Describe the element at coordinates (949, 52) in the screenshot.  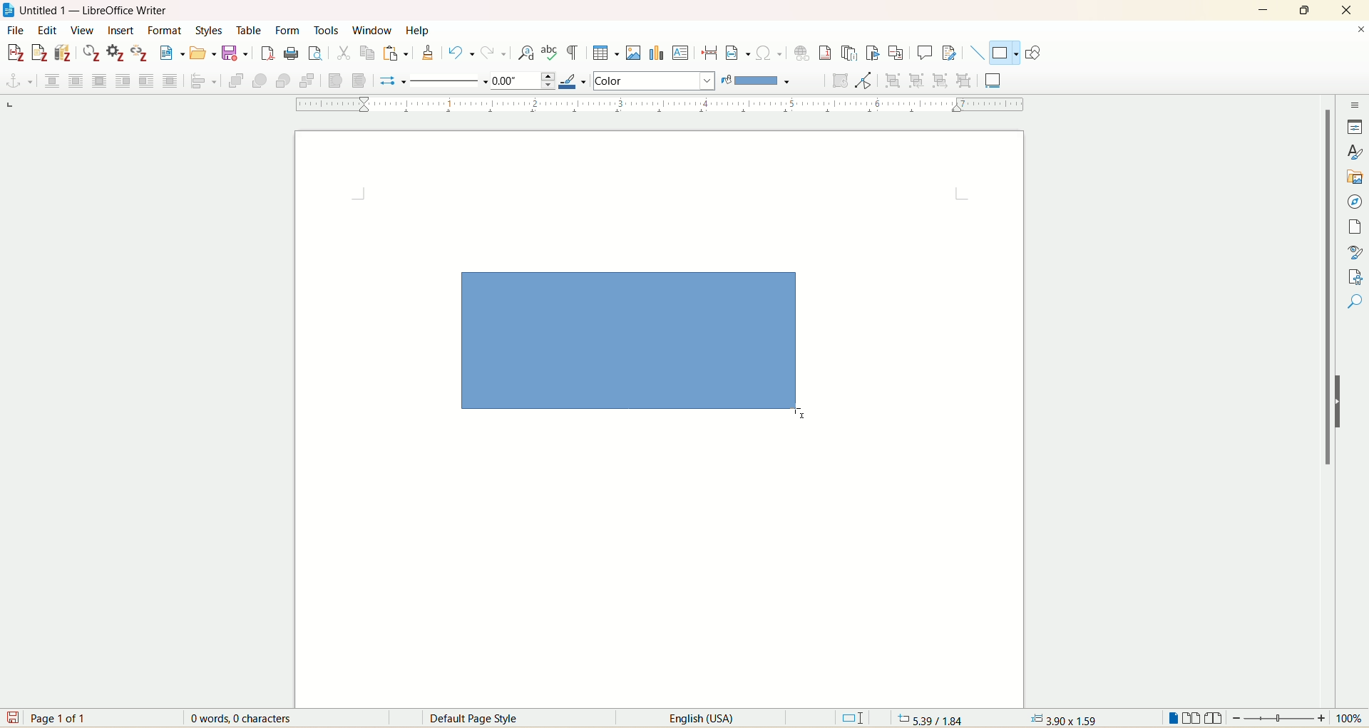
I see `track changes` at that location.